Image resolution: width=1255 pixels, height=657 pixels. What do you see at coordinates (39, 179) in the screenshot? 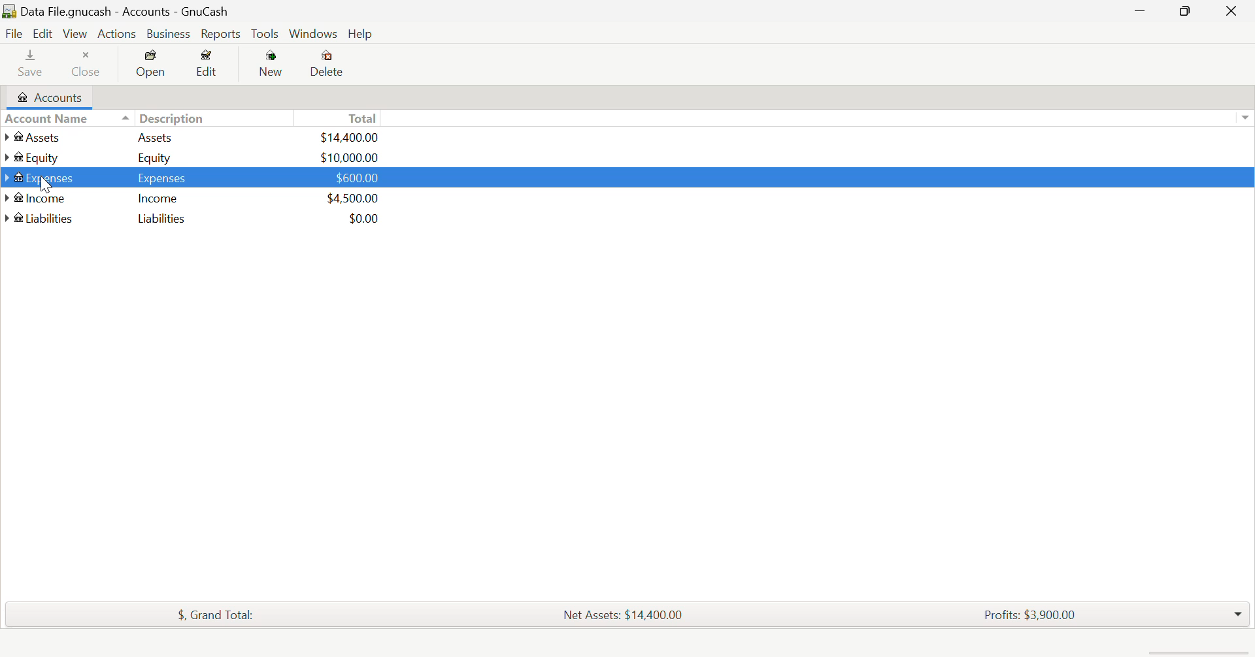
I see `Cursor on Expenses Account` at bounding box center [39, 179].